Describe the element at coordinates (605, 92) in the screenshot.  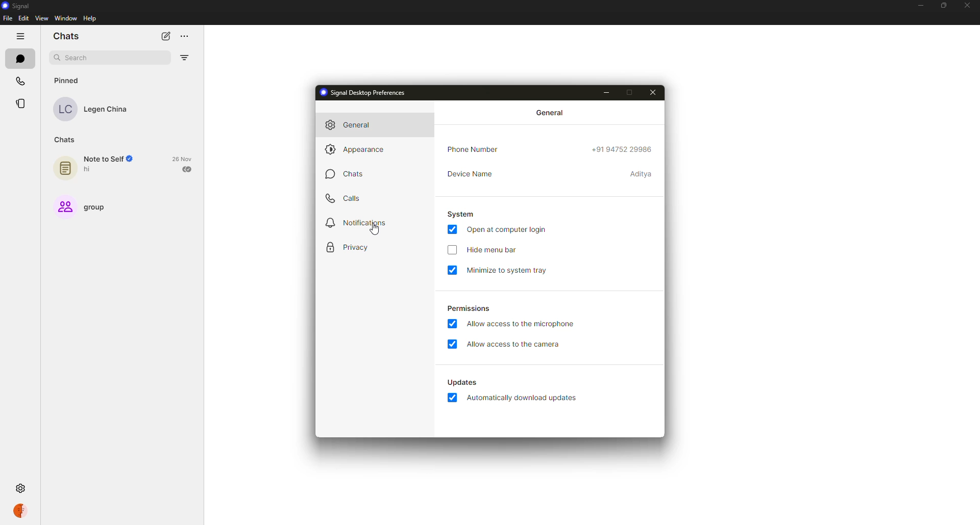
I see `minimize` at that location.